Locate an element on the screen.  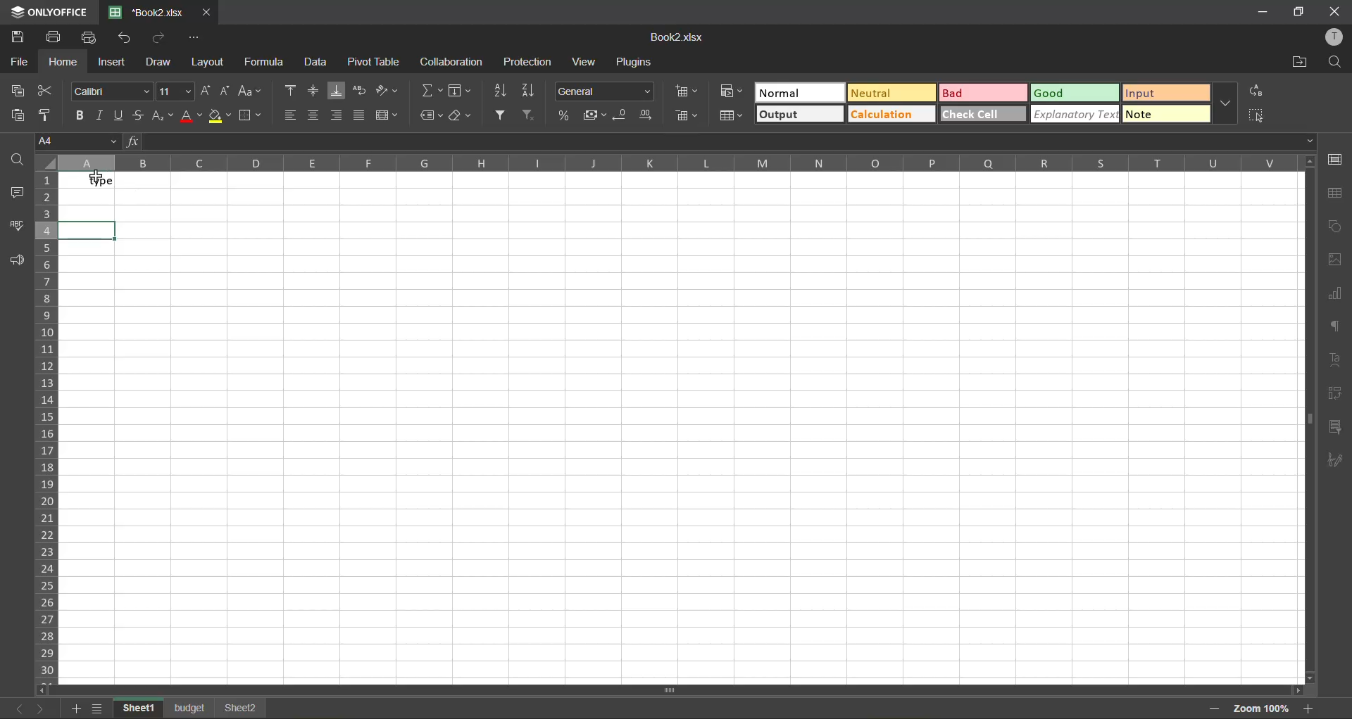
accounting is located at coordinates (596, 113).